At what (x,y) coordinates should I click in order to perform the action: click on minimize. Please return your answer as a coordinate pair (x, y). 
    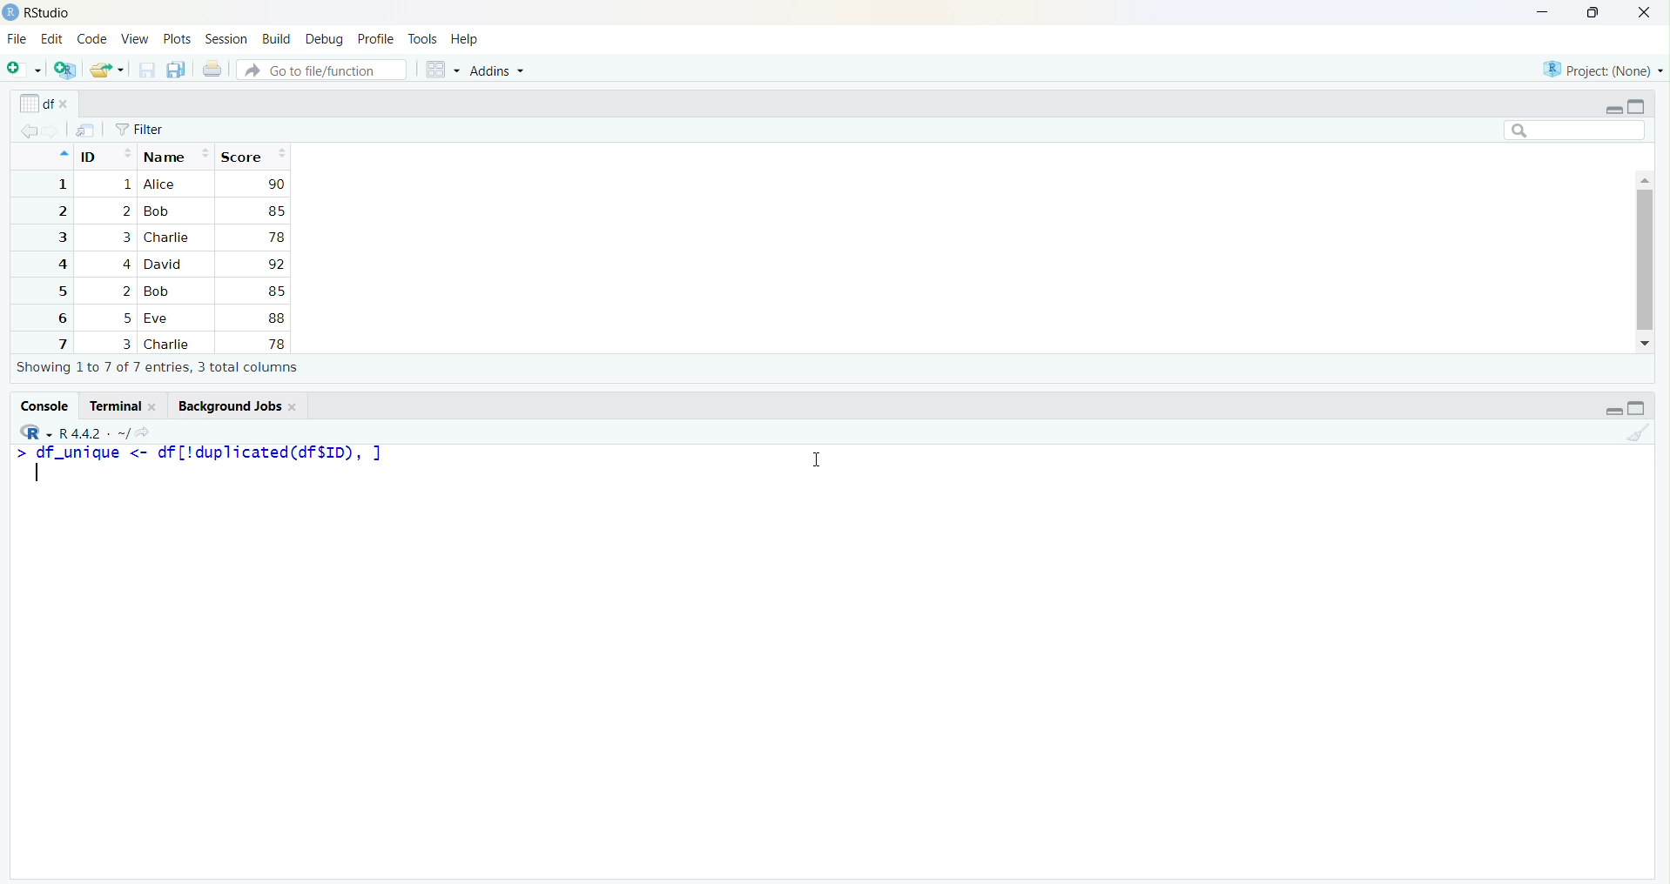
    Looking at the image, I should click on (1613, 109).